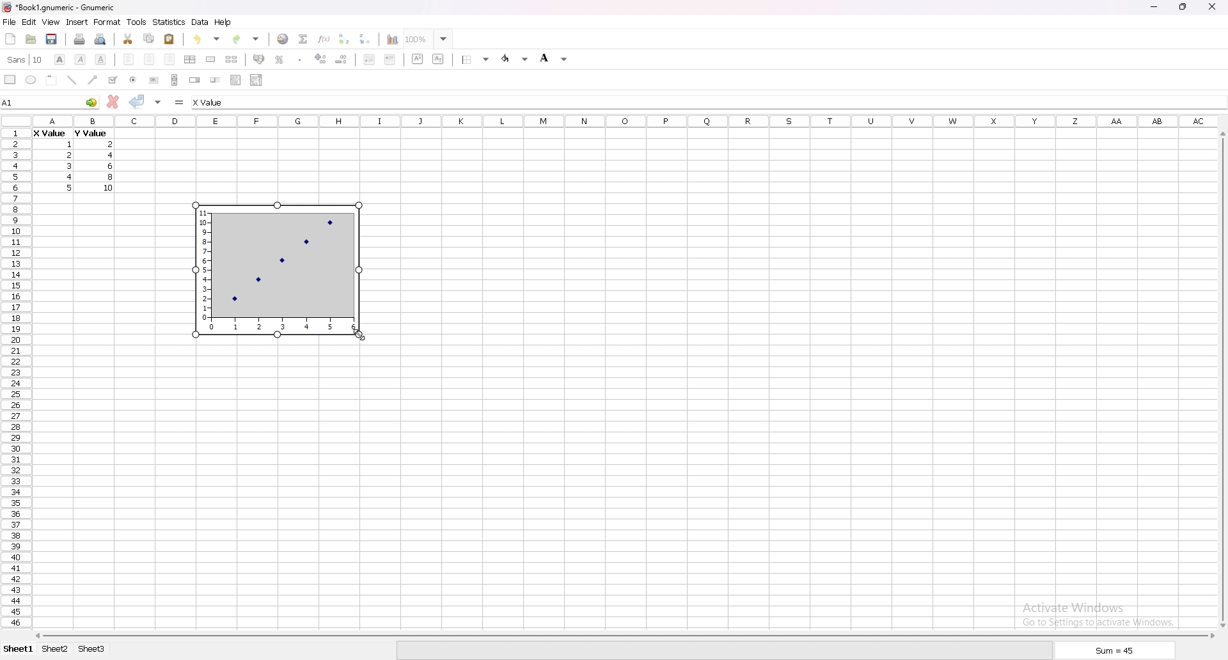 The height and width of the screenshot is (660, 1228). I want to click on sheet 2, so click(56, 650).